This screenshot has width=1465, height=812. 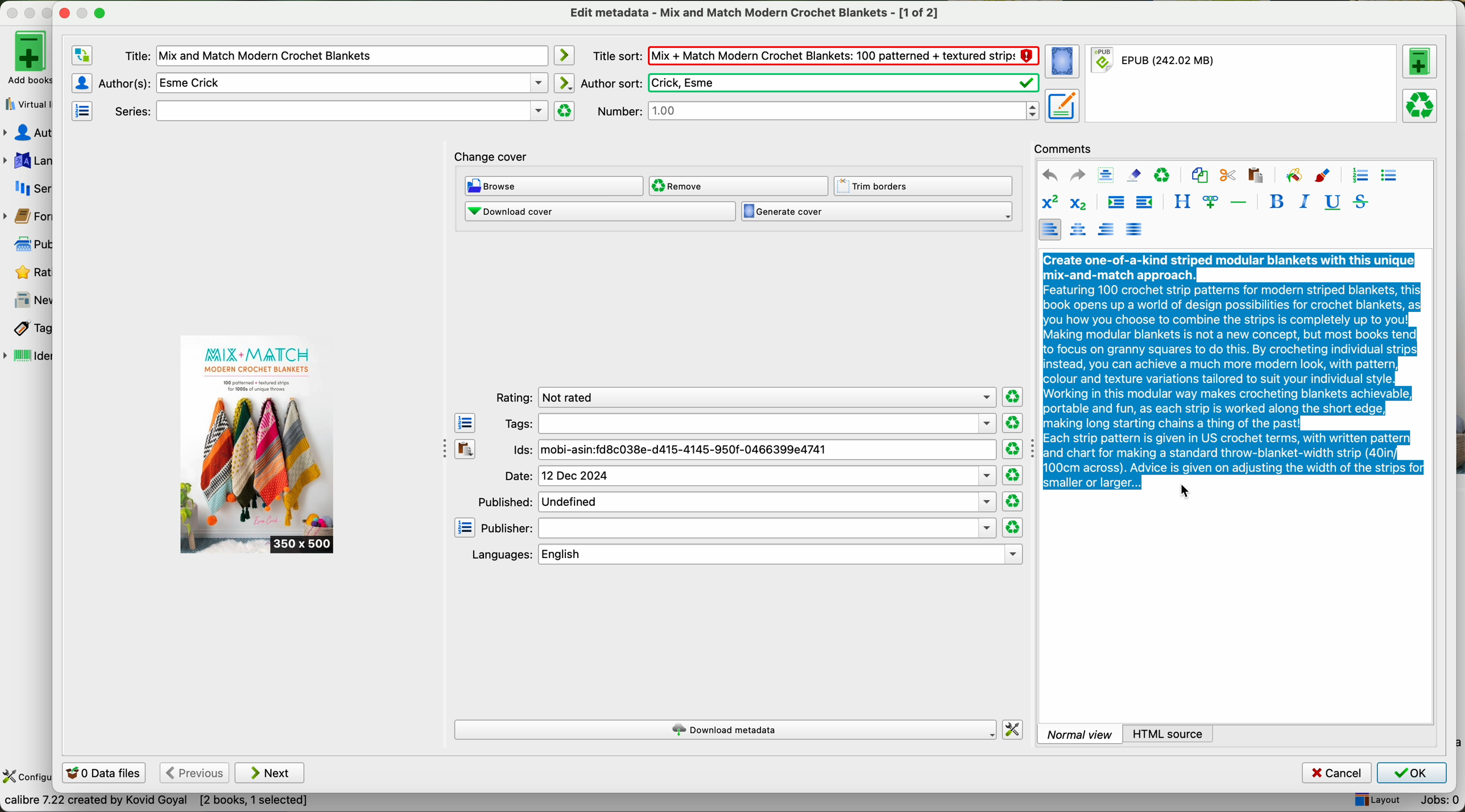 What do you see at coordinates (1302, 201) in the screenshot?
I see `italic` at bounding box center [1302, 201].